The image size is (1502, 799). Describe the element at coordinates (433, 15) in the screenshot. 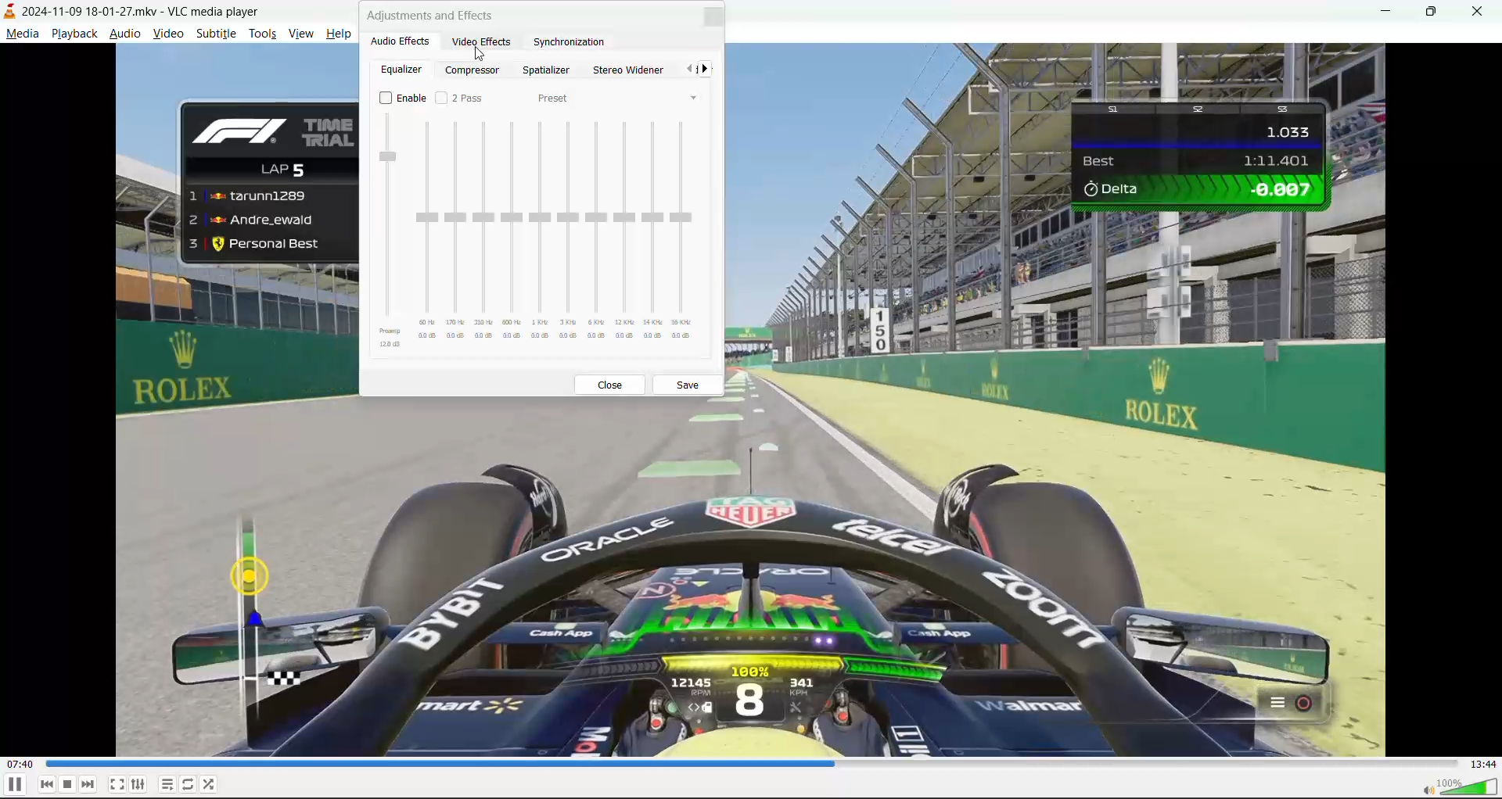

I see `adjustments and effects` at that location.